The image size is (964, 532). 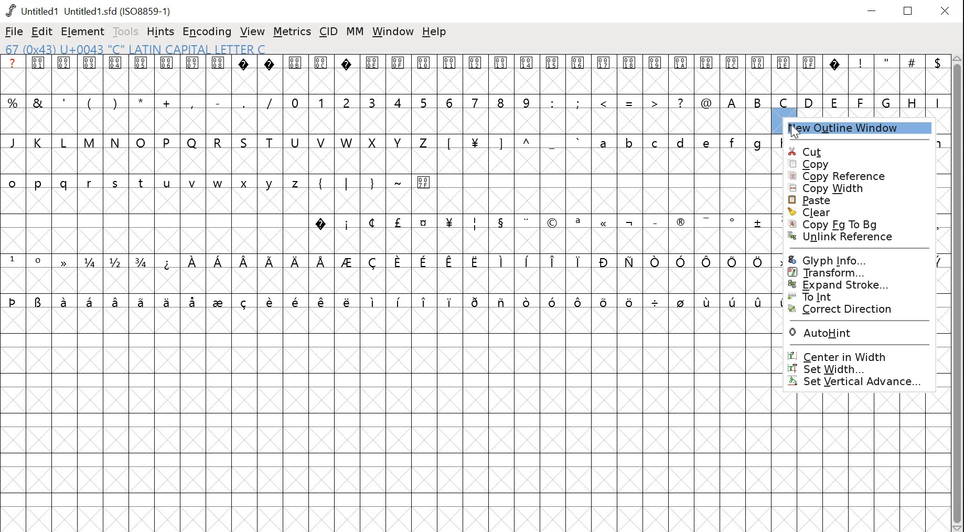 I want to click on set width, so click(x=865, y=370).